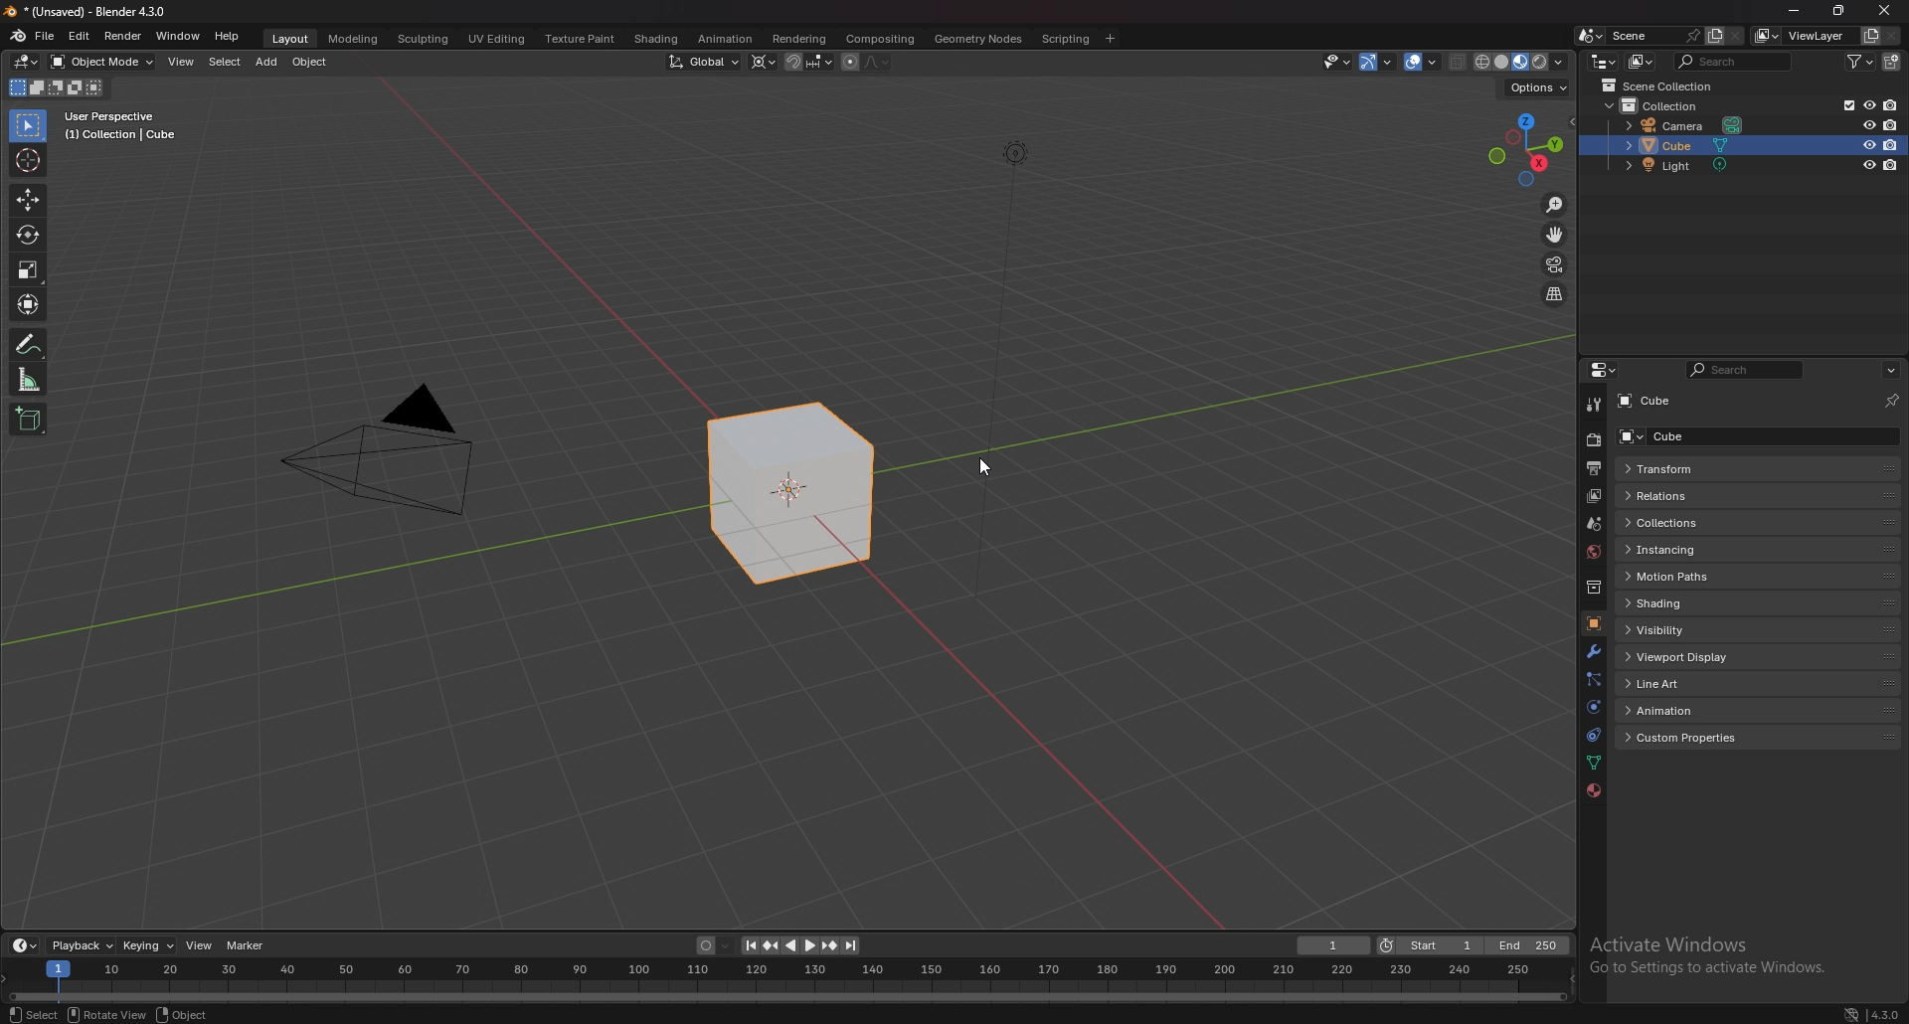 The height and width of the screenshot is (1024, 1909). I want to click on material, so click(1591, 791).